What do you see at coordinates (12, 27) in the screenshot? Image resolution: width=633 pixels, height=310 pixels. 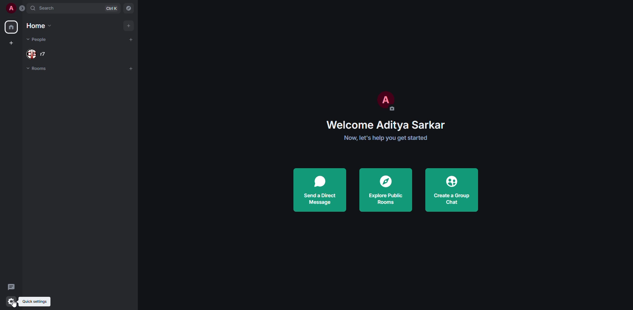 I see `home` at bounding box center [12, 27].